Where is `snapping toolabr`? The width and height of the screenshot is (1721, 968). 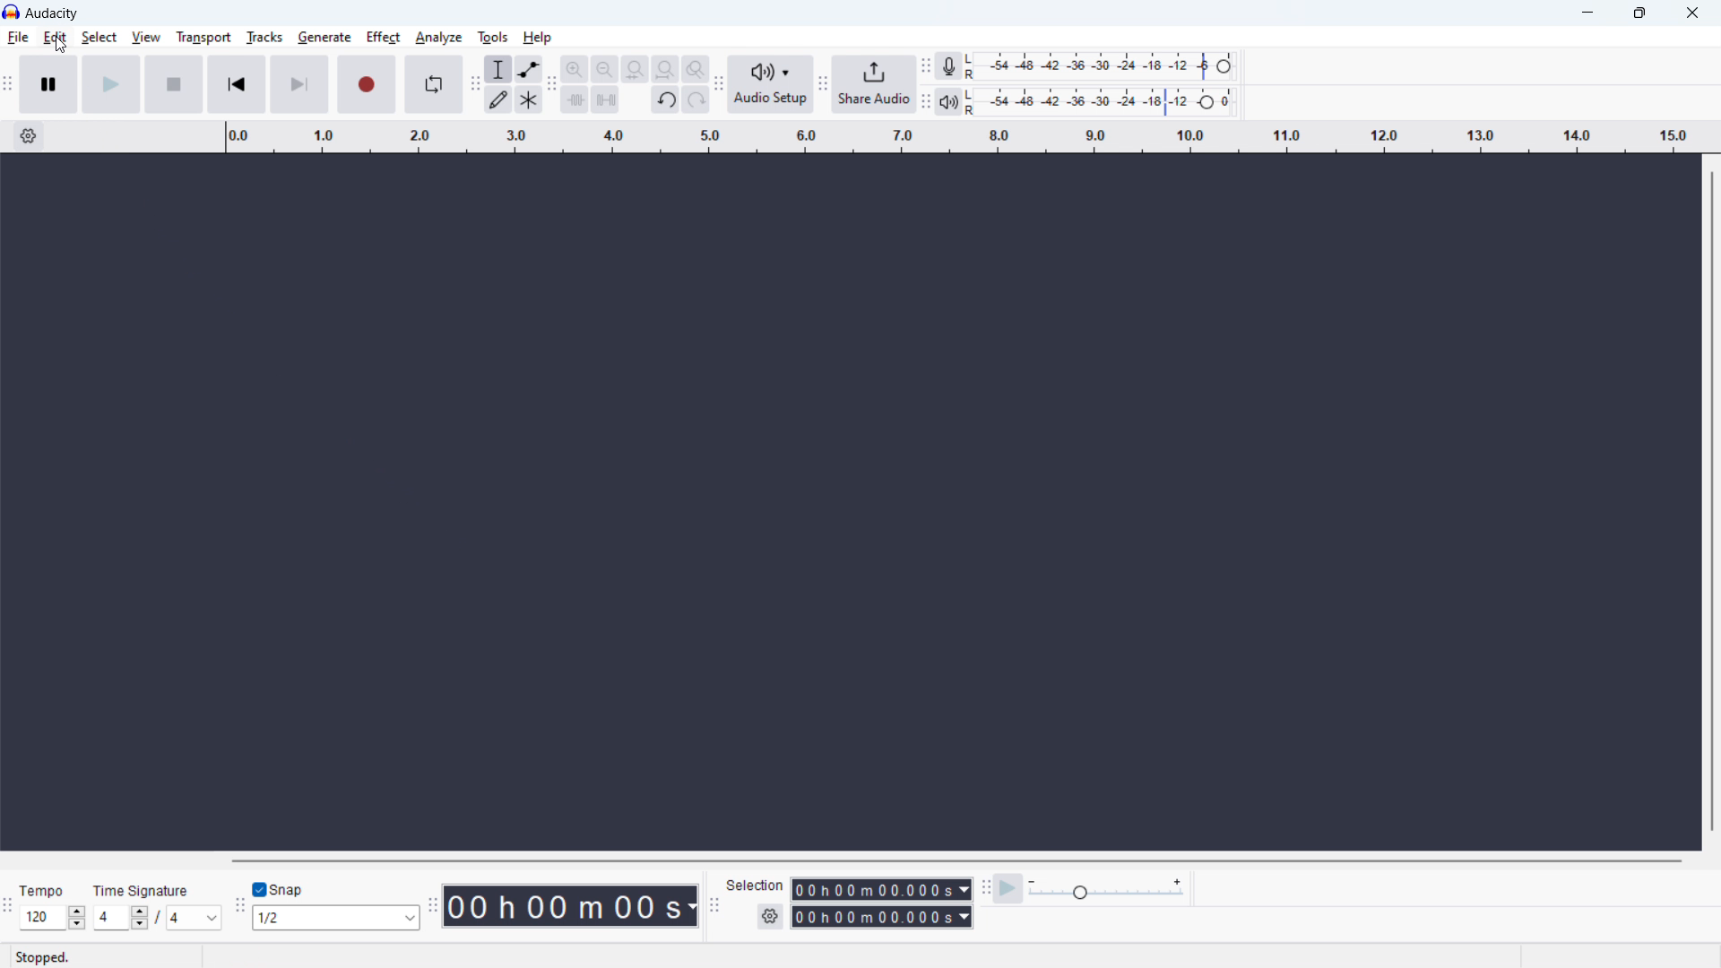 snapping toolabr is located at coordinates (239, 905).